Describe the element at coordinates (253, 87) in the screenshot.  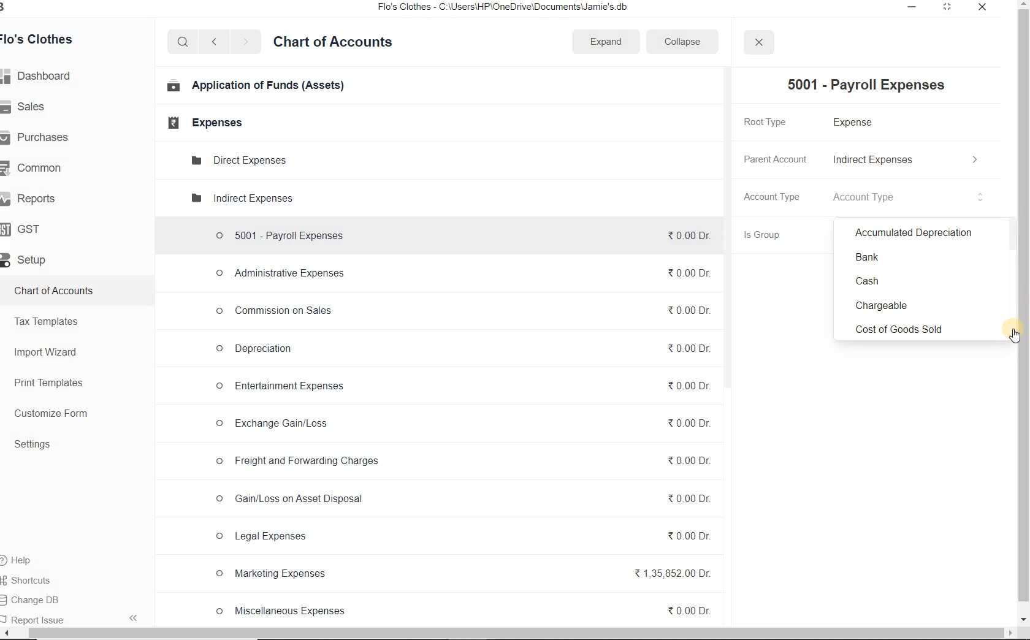
I see `Application of Funds (Assets)` at that location.